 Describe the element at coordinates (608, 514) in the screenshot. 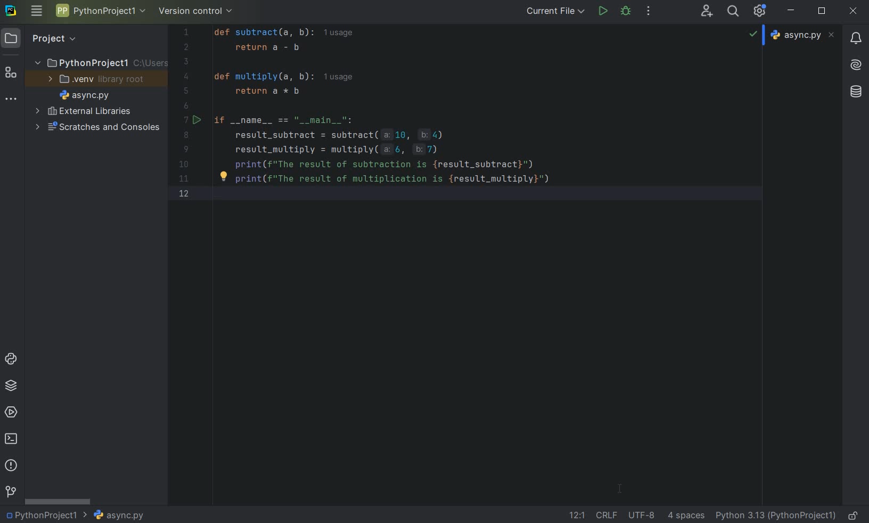

I see `line separator` at that location.